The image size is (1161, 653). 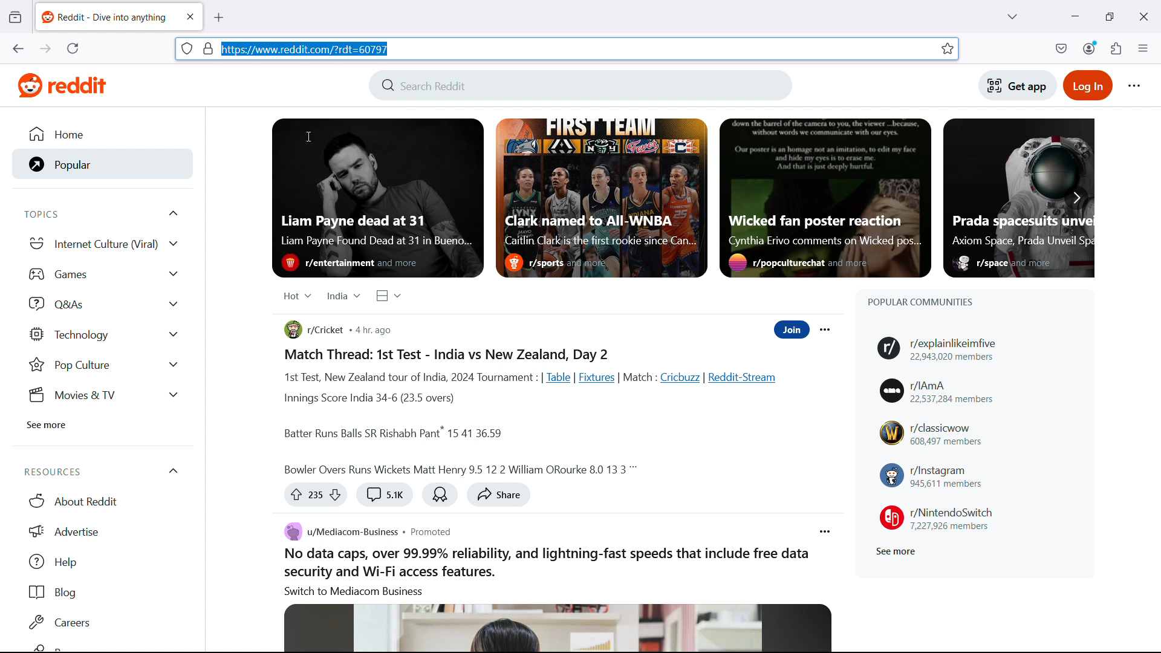 I want to click on r/IAmA, so click(x=938, y=390).